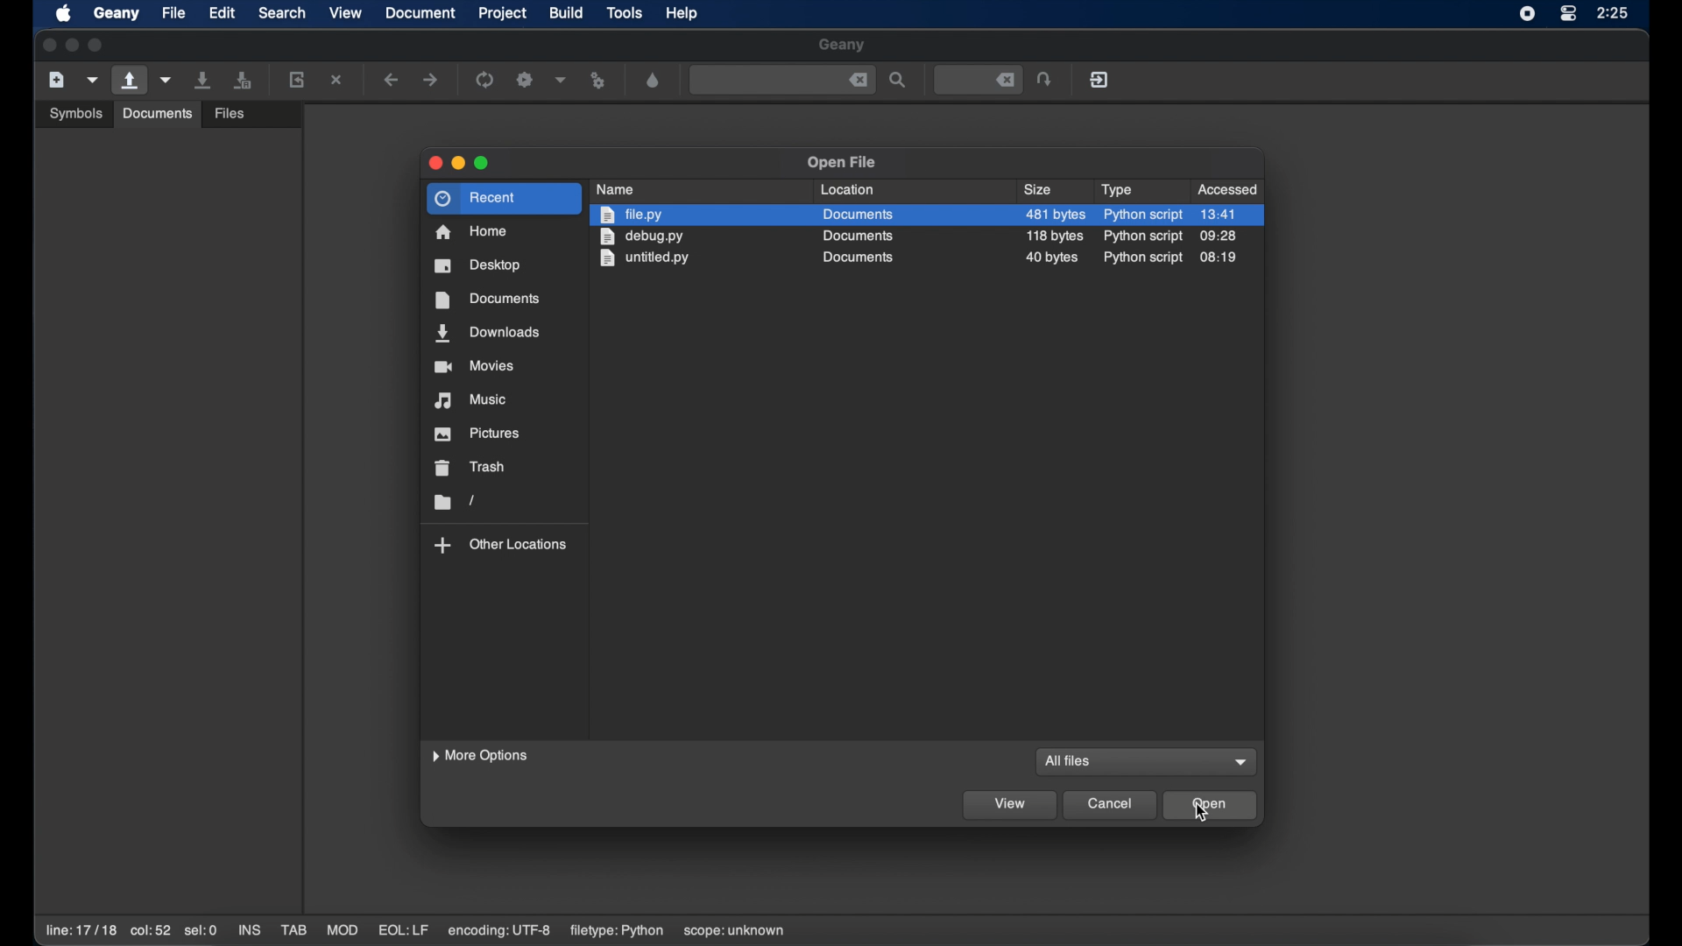 Image resolution: width=1682 pixels, height=946 pixels. Describe the element at coordinates (337, 80) in the screenshot. I see `close the current file` at that location.